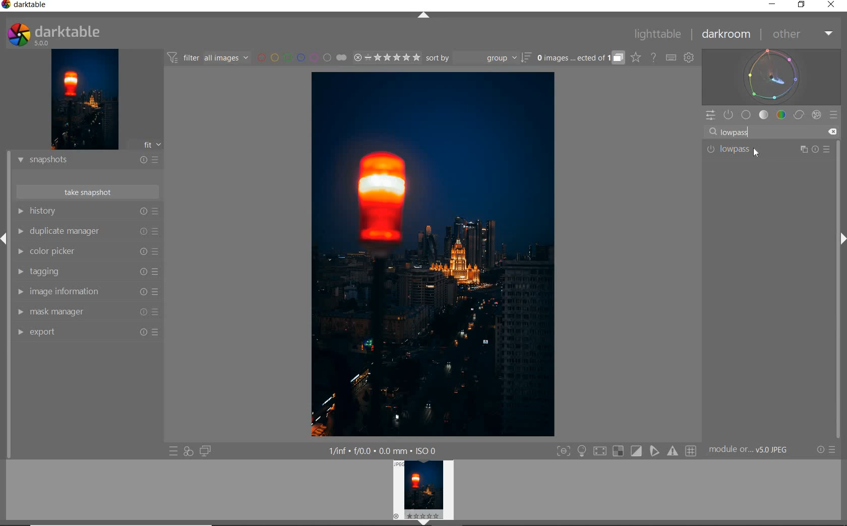 Image resolution: width=847 pixels, height=526 pixels. What do you see at coordinates (659, 33) in the screenshot?
I see `LIGHTTABLE` at bounding box center [659, 33].